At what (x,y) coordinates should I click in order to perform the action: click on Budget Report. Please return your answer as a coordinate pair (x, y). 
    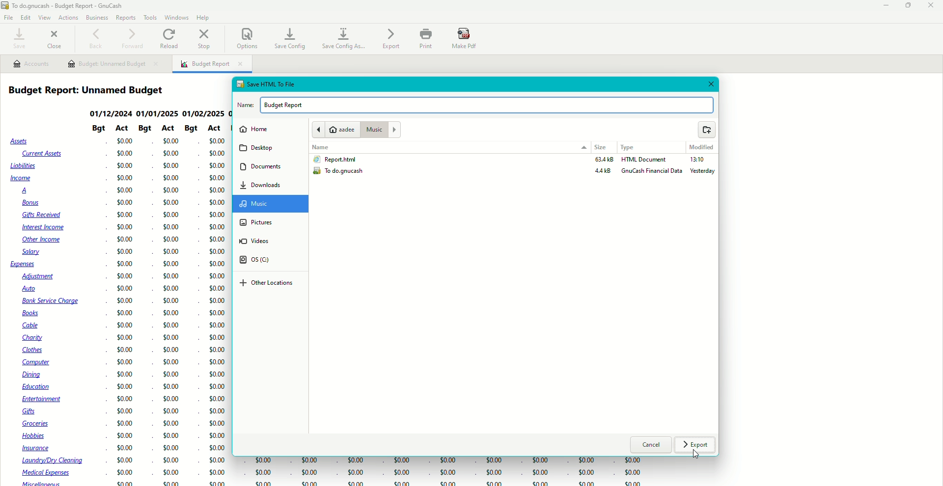
    Looking at the image, I should click on (91, 90).